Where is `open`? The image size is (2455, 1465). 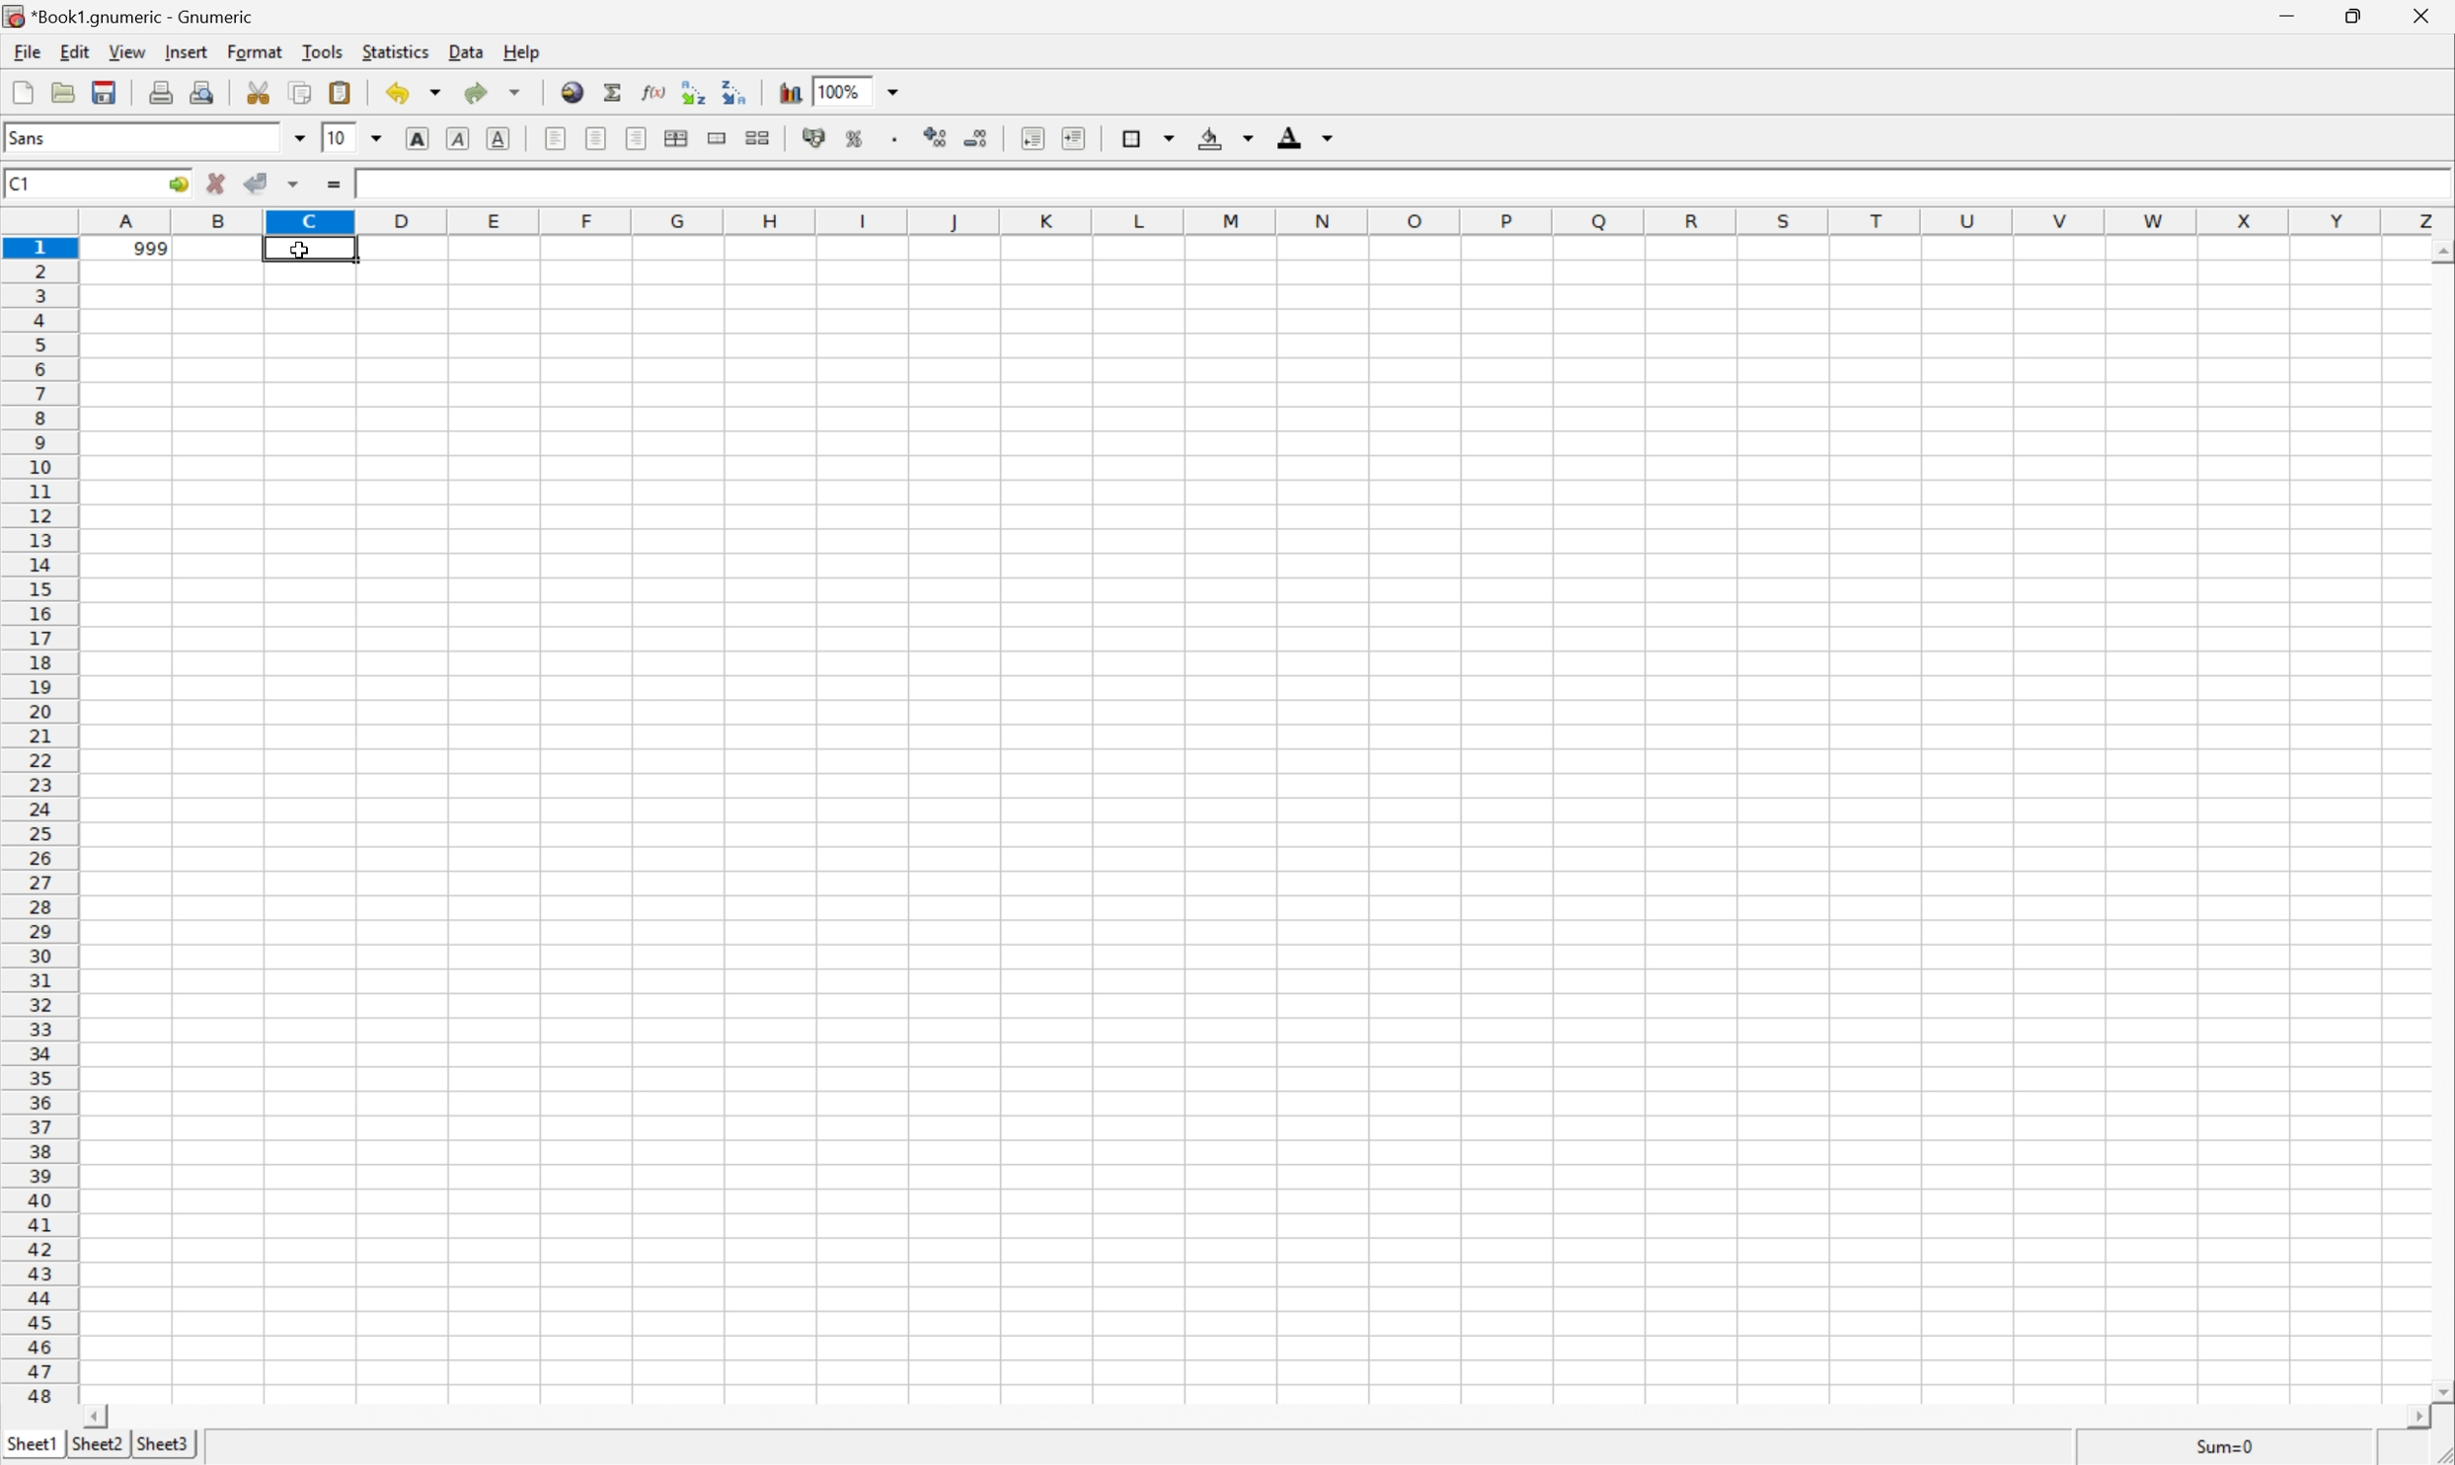
open is located at coordinates (63, 89).